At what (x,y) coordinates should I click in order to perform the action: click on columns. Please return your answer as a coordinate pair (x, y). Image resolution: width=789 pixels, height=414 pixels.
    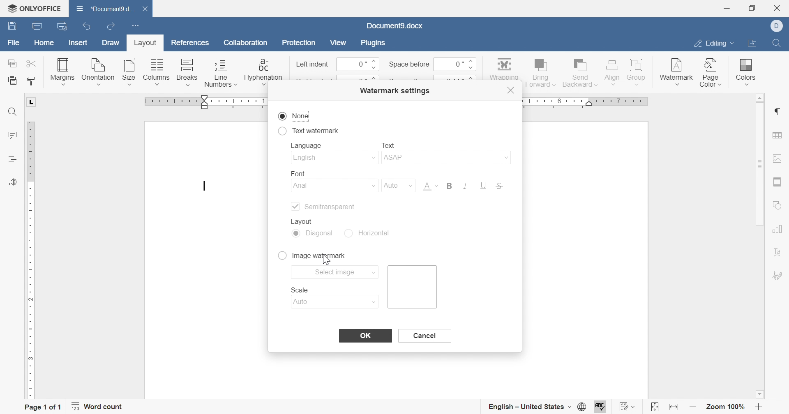
    Looking at the image, I should click on (157, 72).